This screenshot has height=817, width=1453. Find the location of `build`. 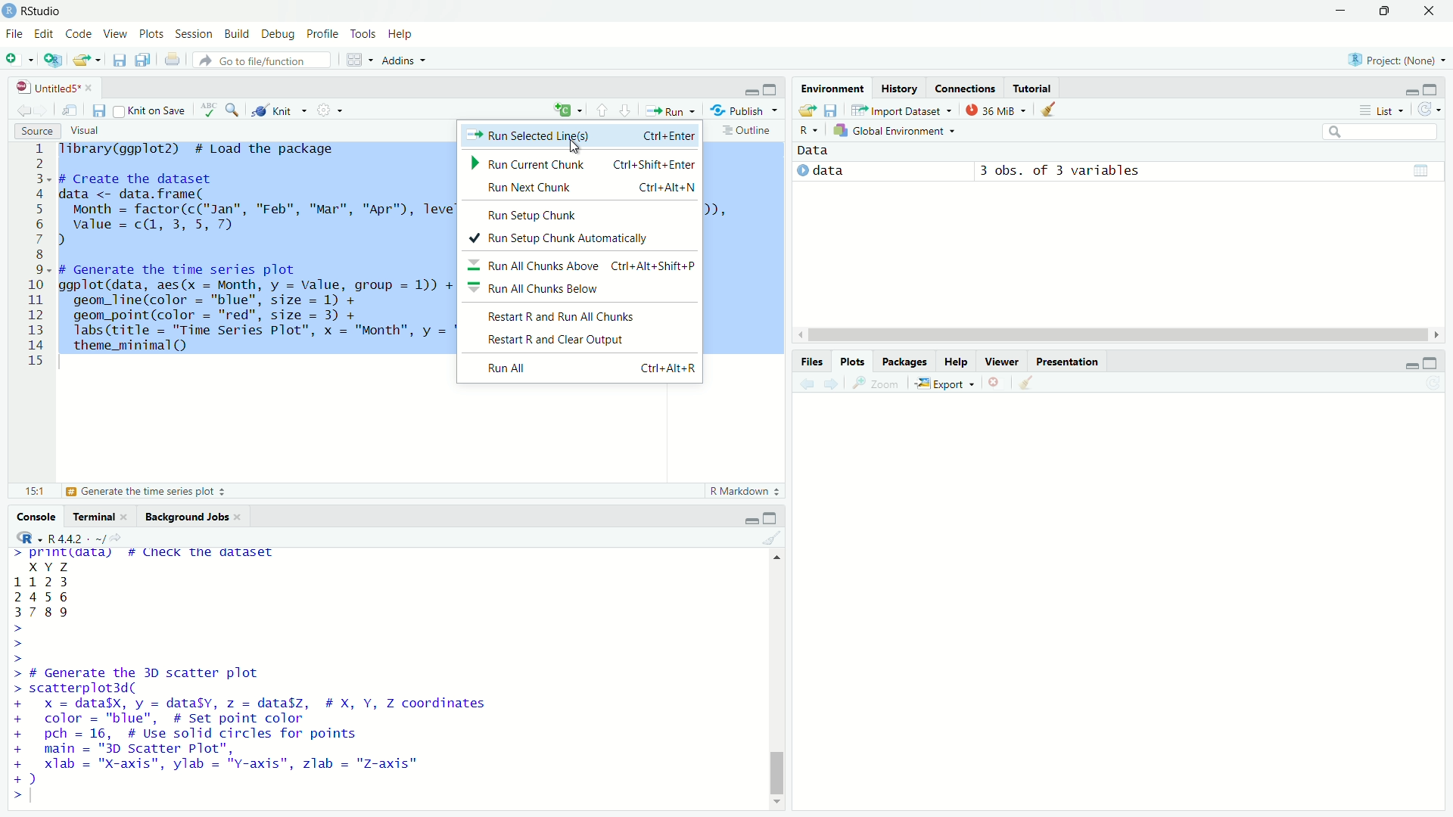

build is located at coordinates (238, 33).